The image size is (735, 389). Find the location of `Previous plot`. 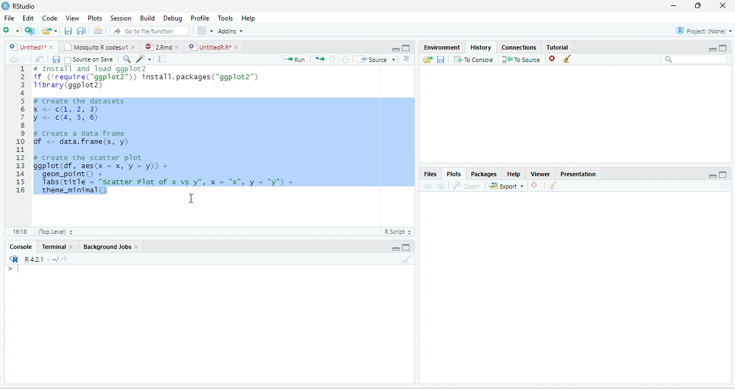

Previous plot is located at coordinates (428, 186).